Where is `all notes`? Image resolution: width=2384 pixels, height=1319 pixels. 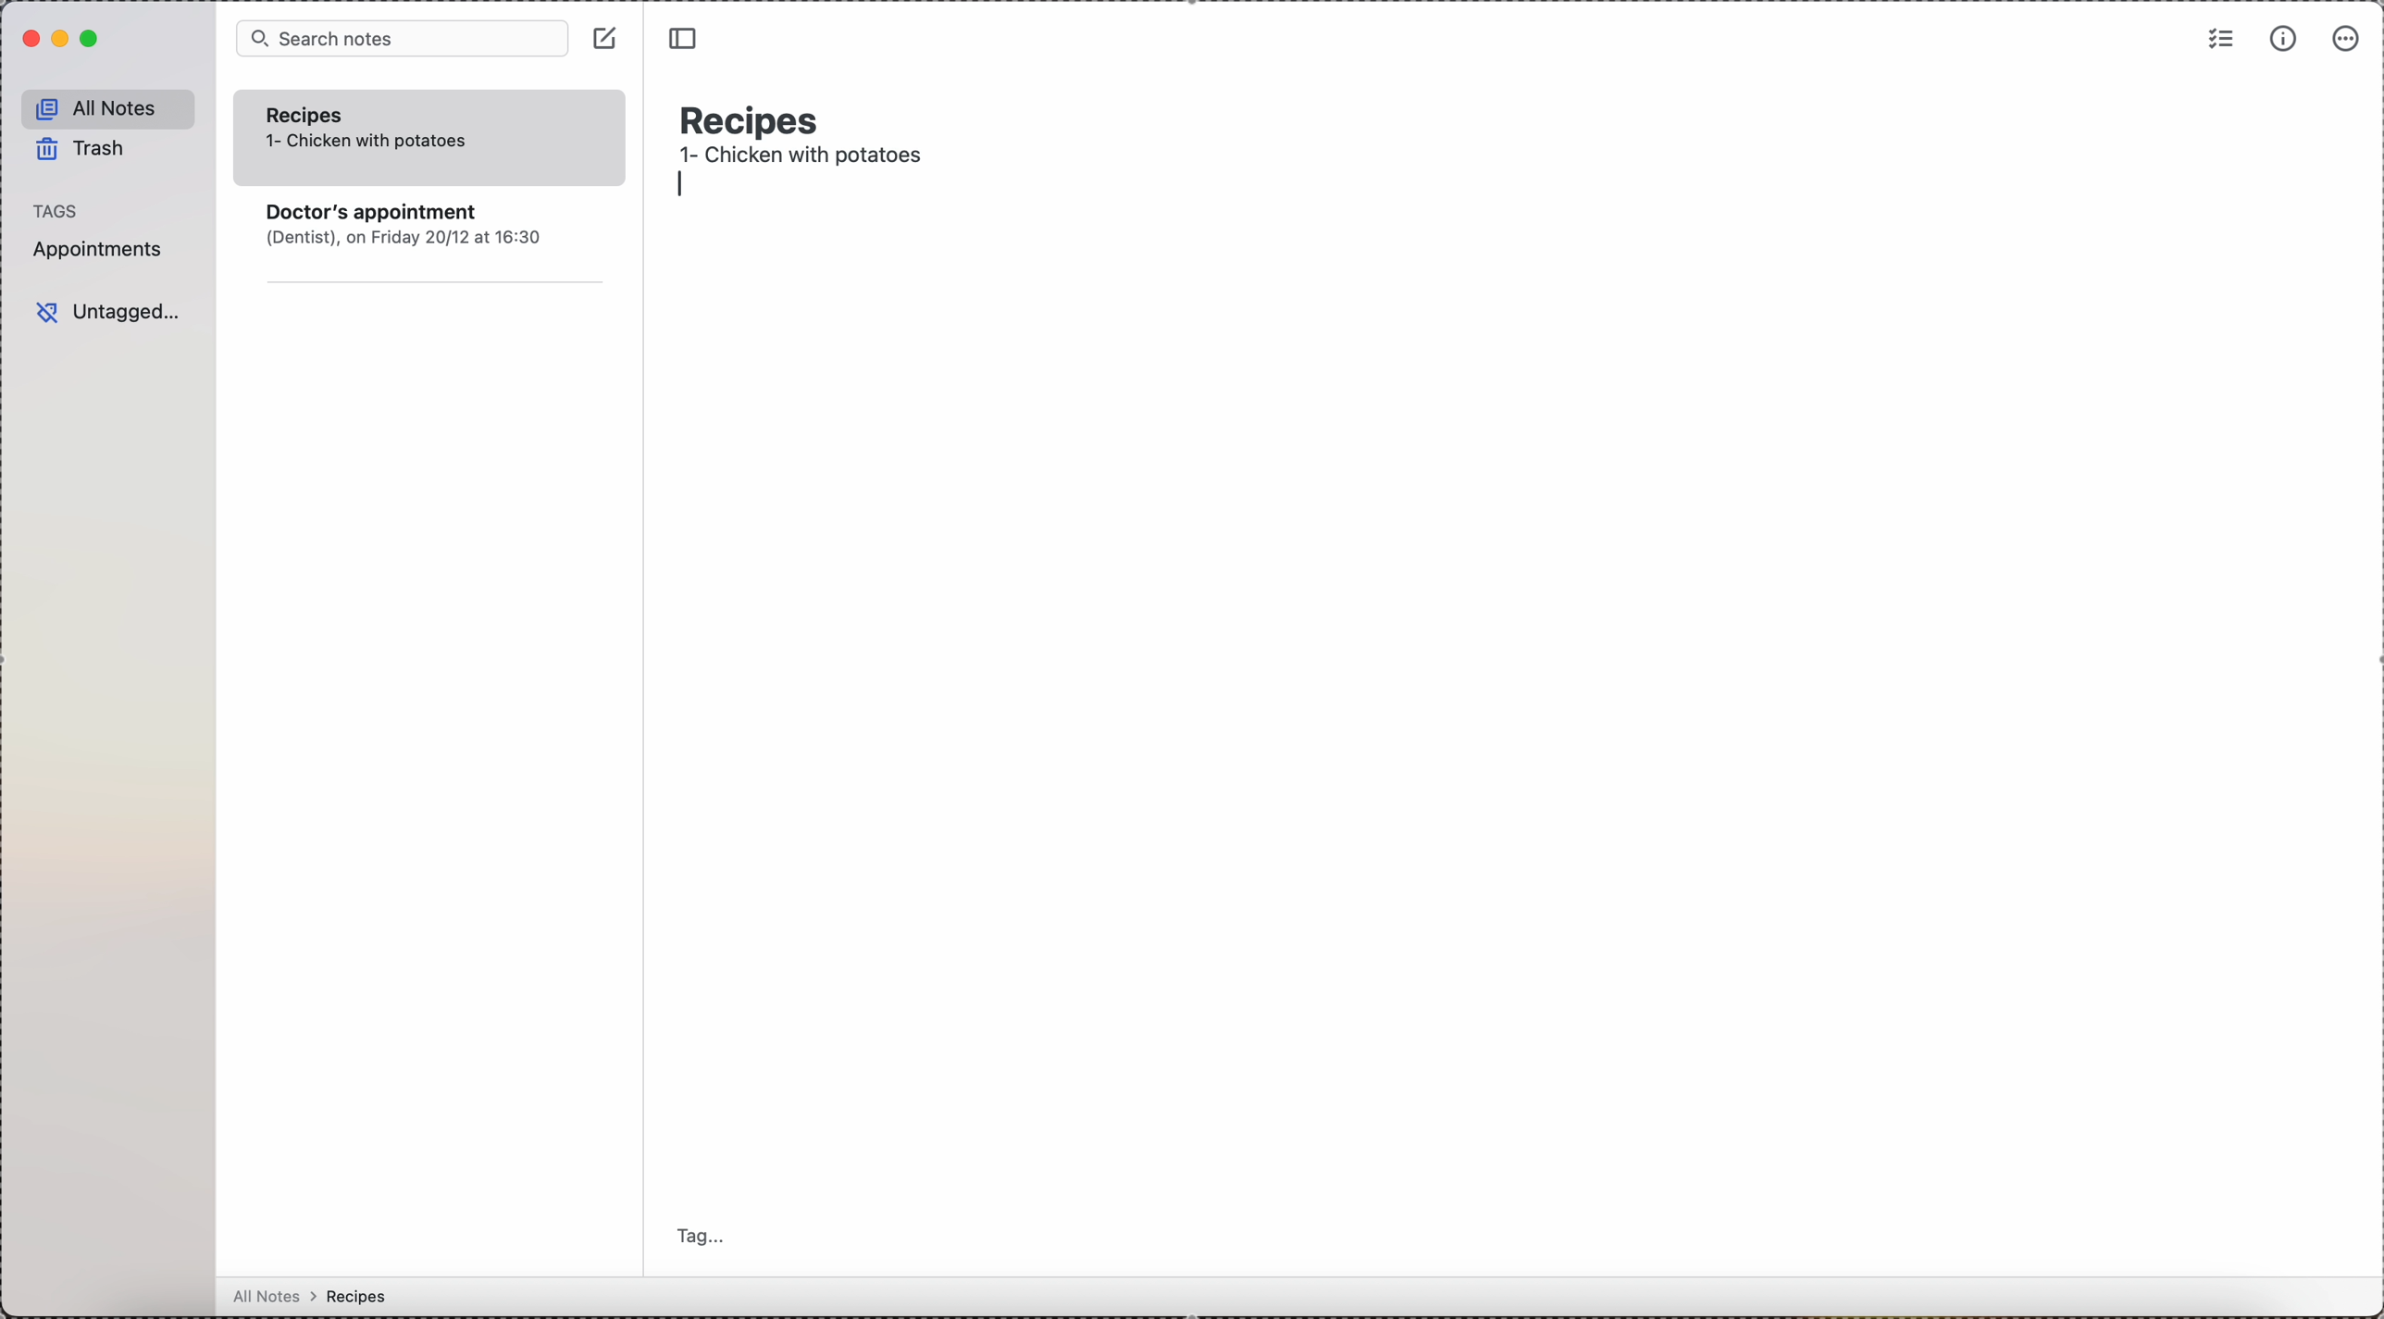
all notes is located at coordinates (108, 107).